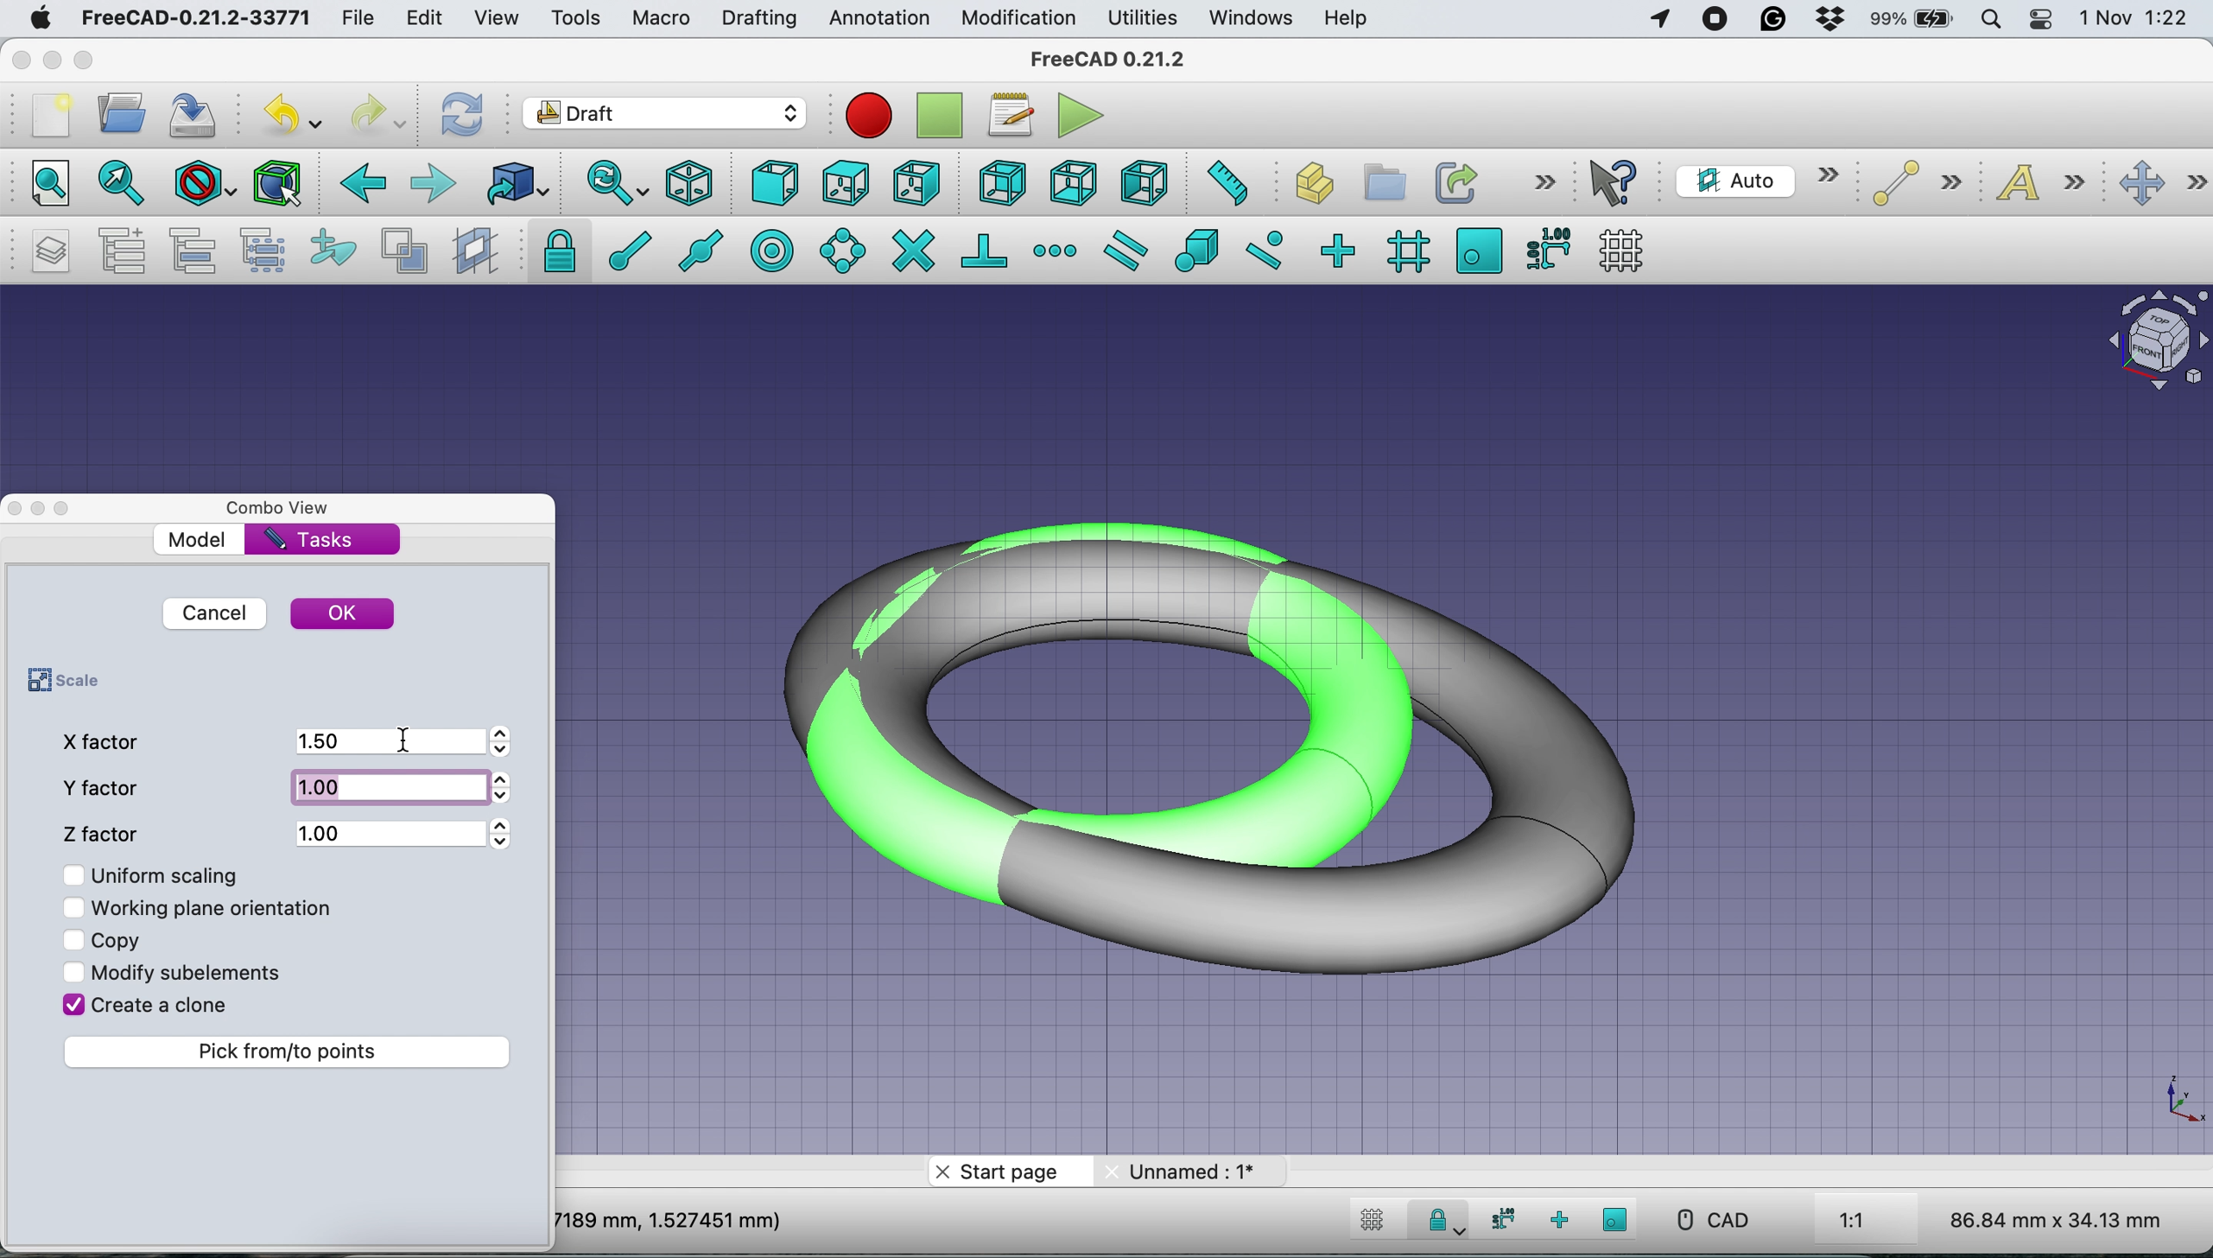  What do you see at coordinates (36, 21) in the screenshot?
I see `system logo` at bounding box center [36, 21].